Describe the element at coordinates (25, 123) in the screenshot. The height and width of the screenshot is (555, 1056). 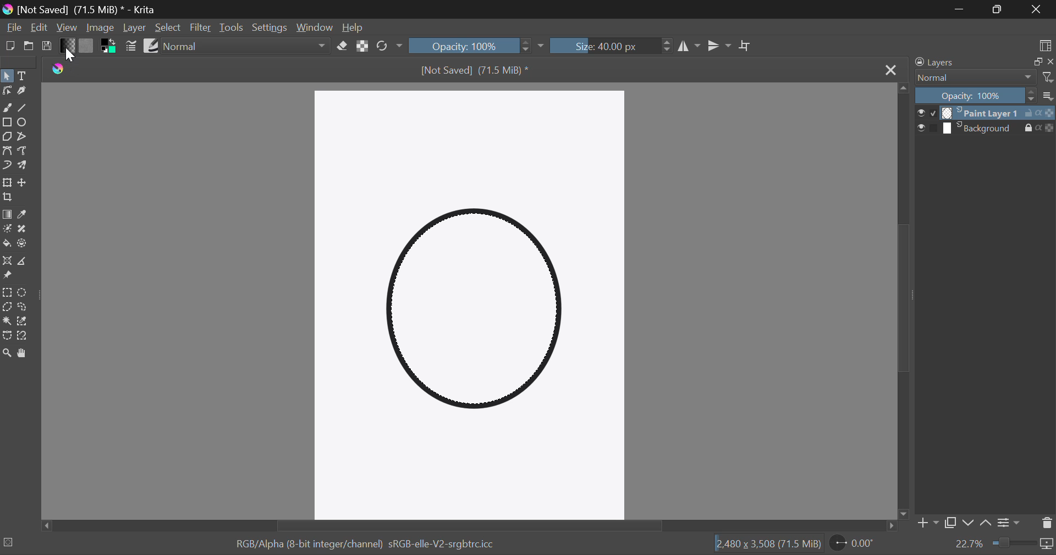
I see `Elipses` at that location.